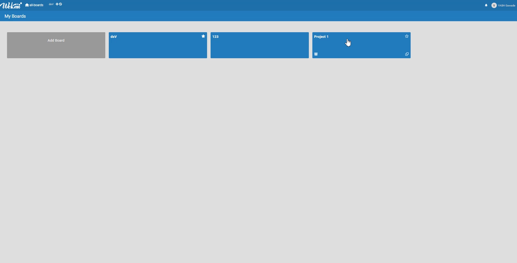 Image resolution: width=517 pixels, height=263 pixels. Describe the element at coordinates (486, 5) in the screenshot. I see `Notification` at that location.